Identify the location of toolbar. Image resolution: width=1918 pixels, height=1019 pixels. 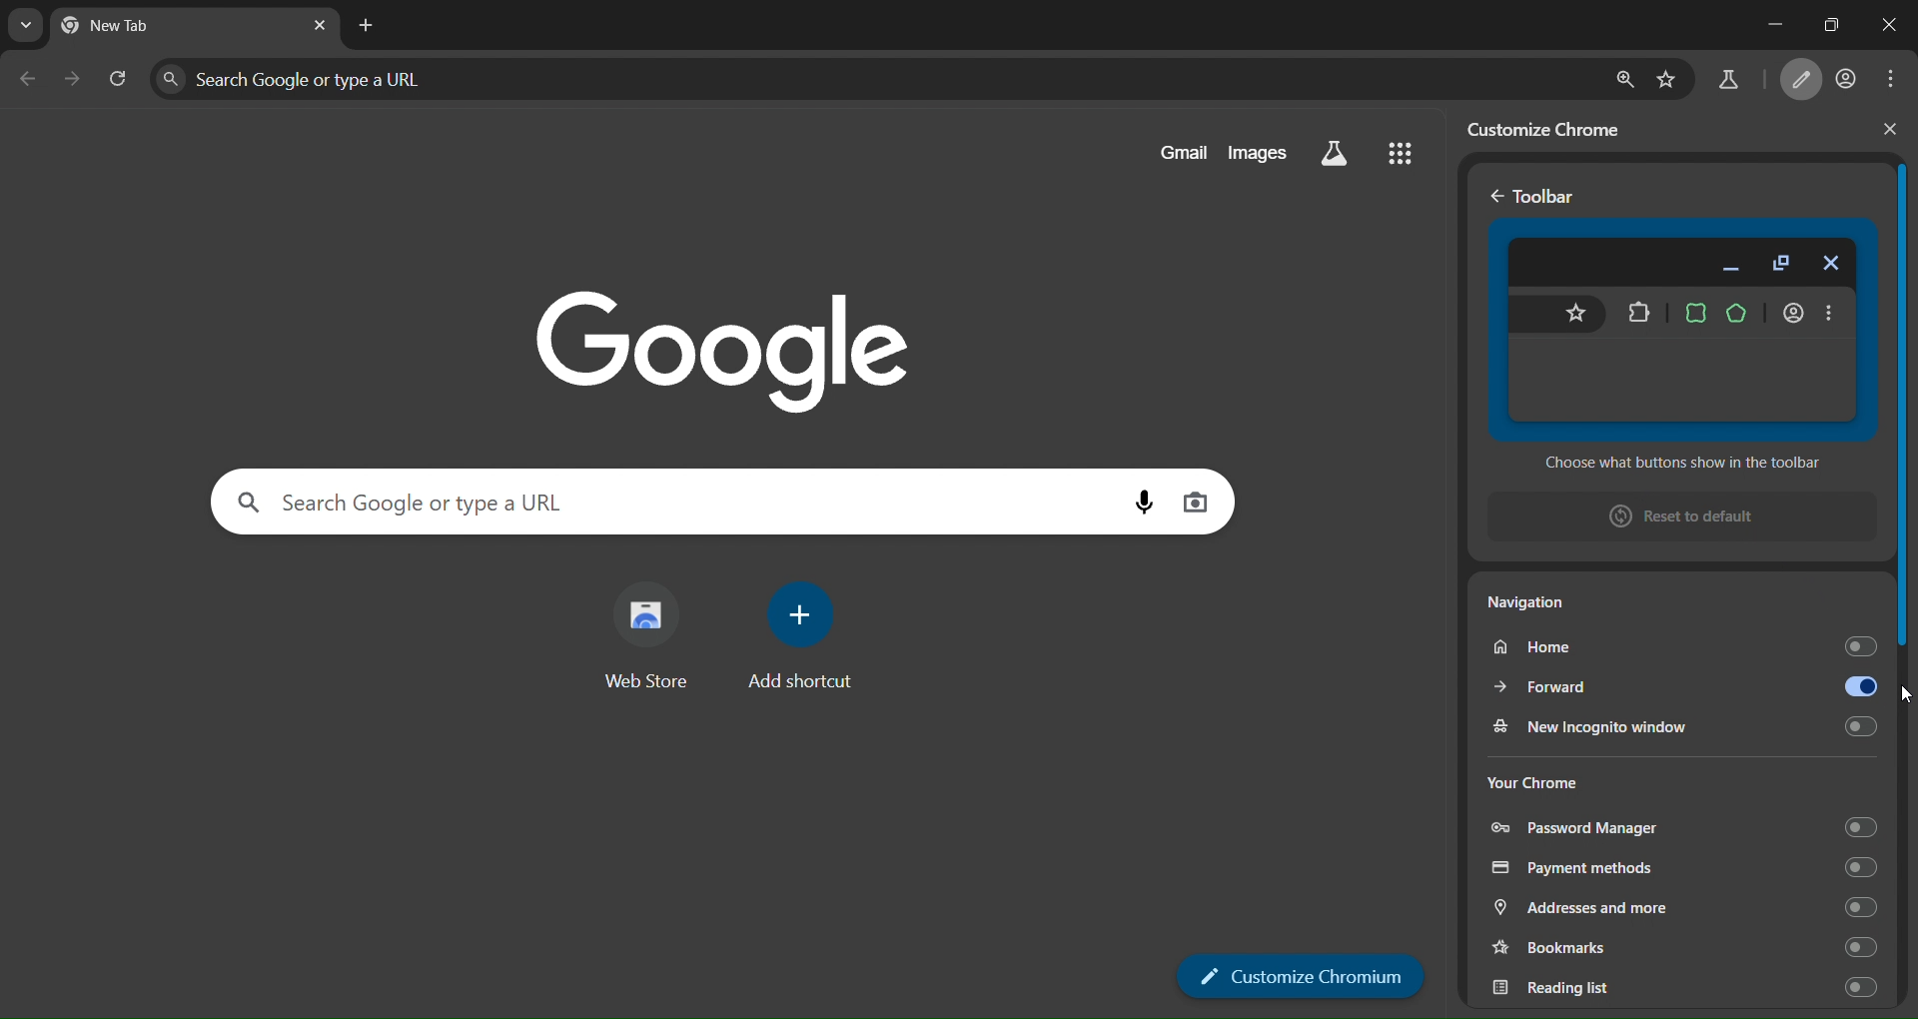
(1543, 197).